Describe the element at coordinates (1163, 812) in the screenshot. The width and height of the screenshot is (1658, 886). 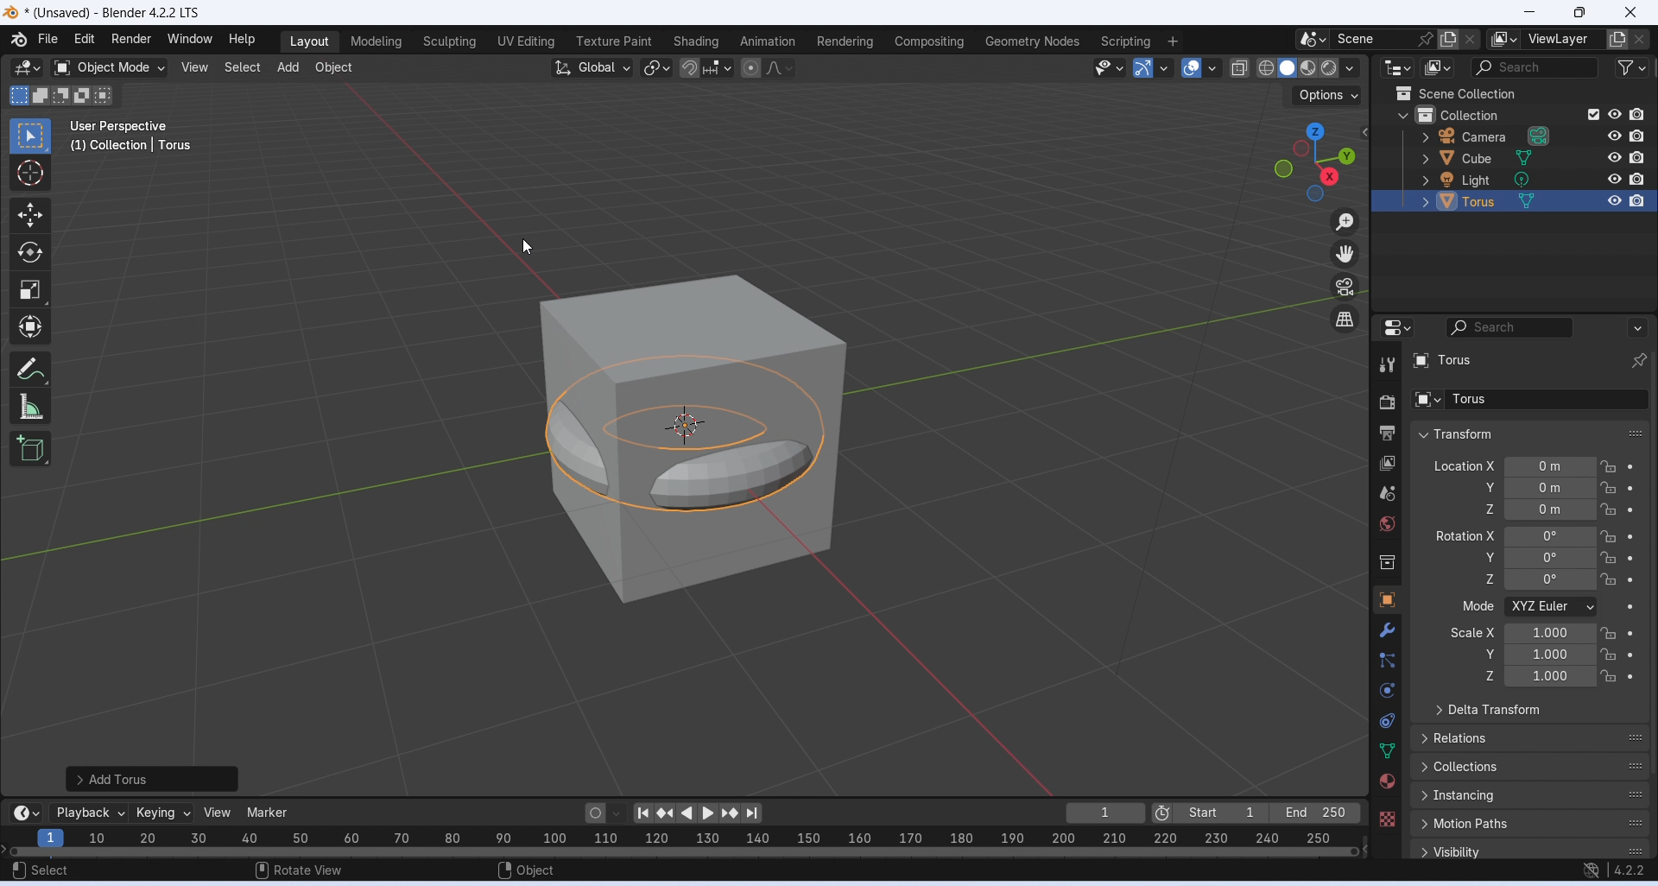
I see `Use preview range` at that location.